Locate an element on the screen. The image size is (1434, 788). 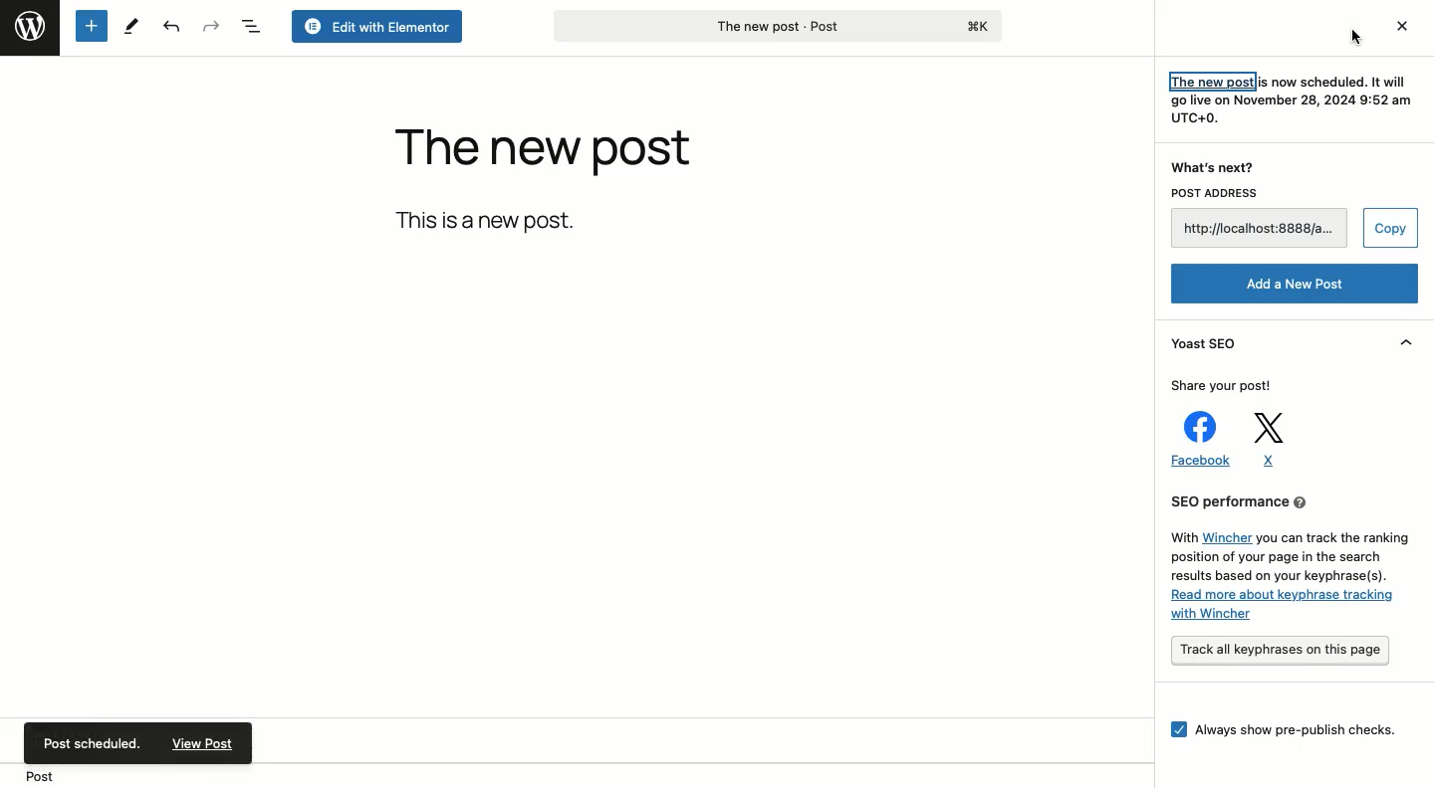
Redo is located at coordinates (212, 25).